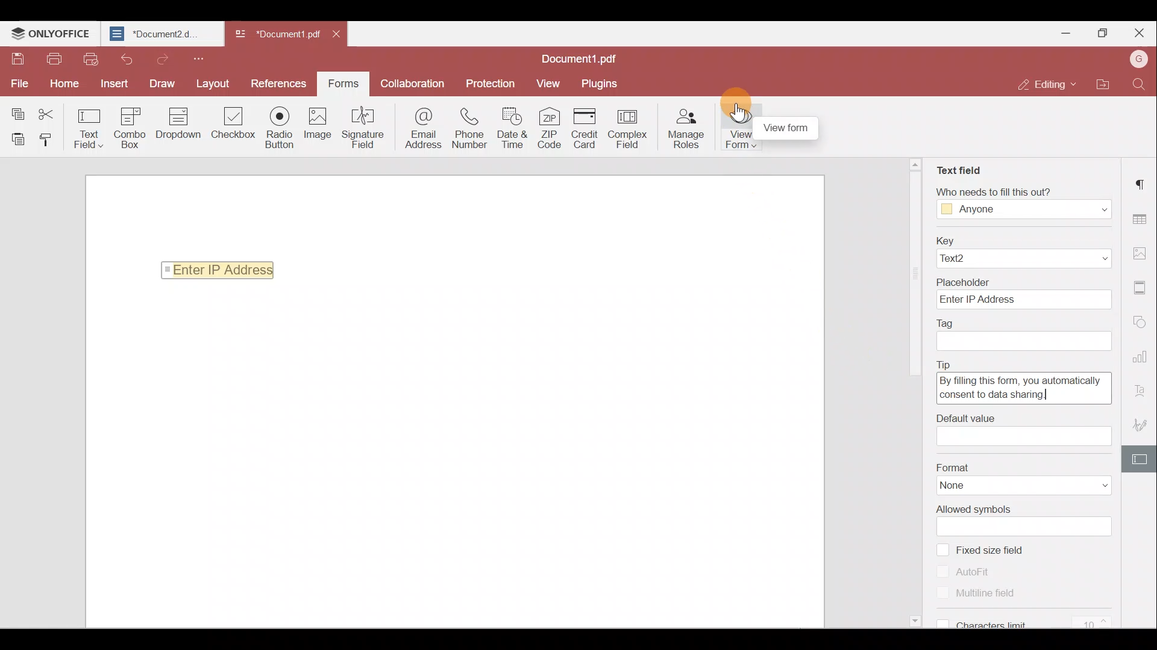  Describe the element at coordinates (1143, 422) in the screenshot. I see `Signature settings` at that location.